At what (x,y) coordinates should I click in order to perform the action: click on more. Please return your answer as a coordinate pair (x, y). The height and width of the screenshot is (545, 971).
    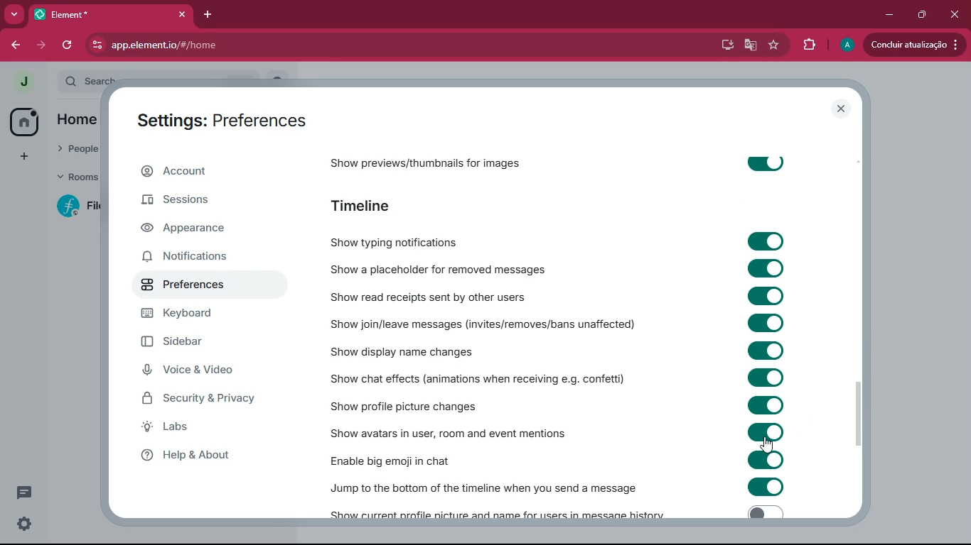
    Looking at the image, I should click on (14, 14).